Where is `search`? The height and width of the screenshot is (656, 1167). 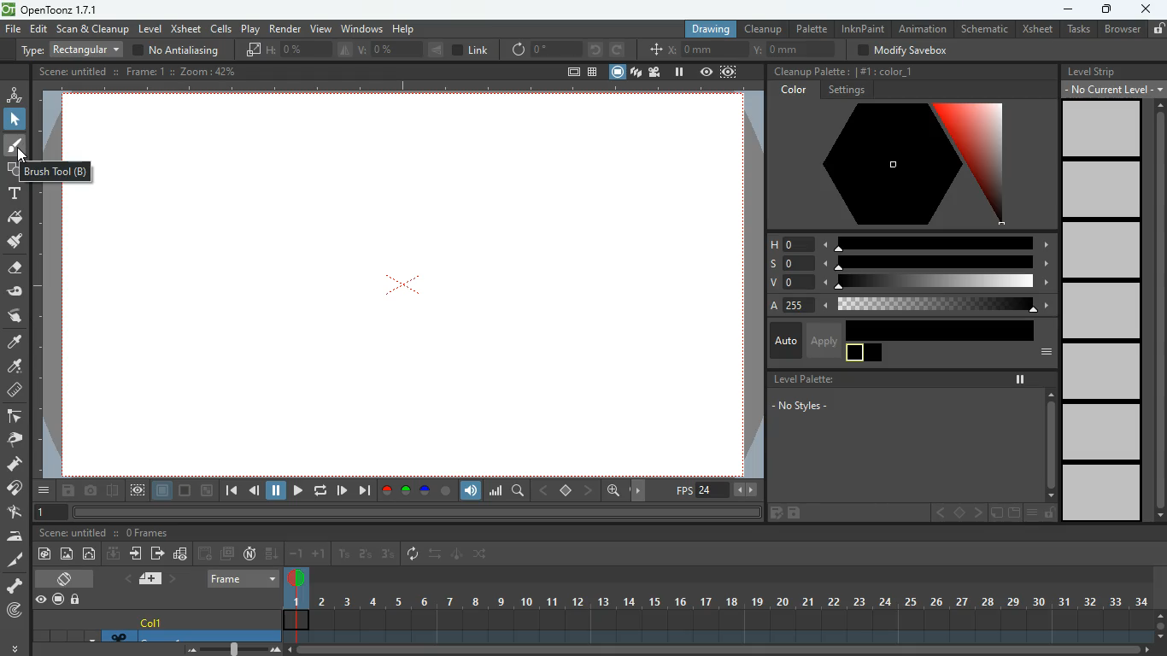
search is located at coordinates (519, 493).